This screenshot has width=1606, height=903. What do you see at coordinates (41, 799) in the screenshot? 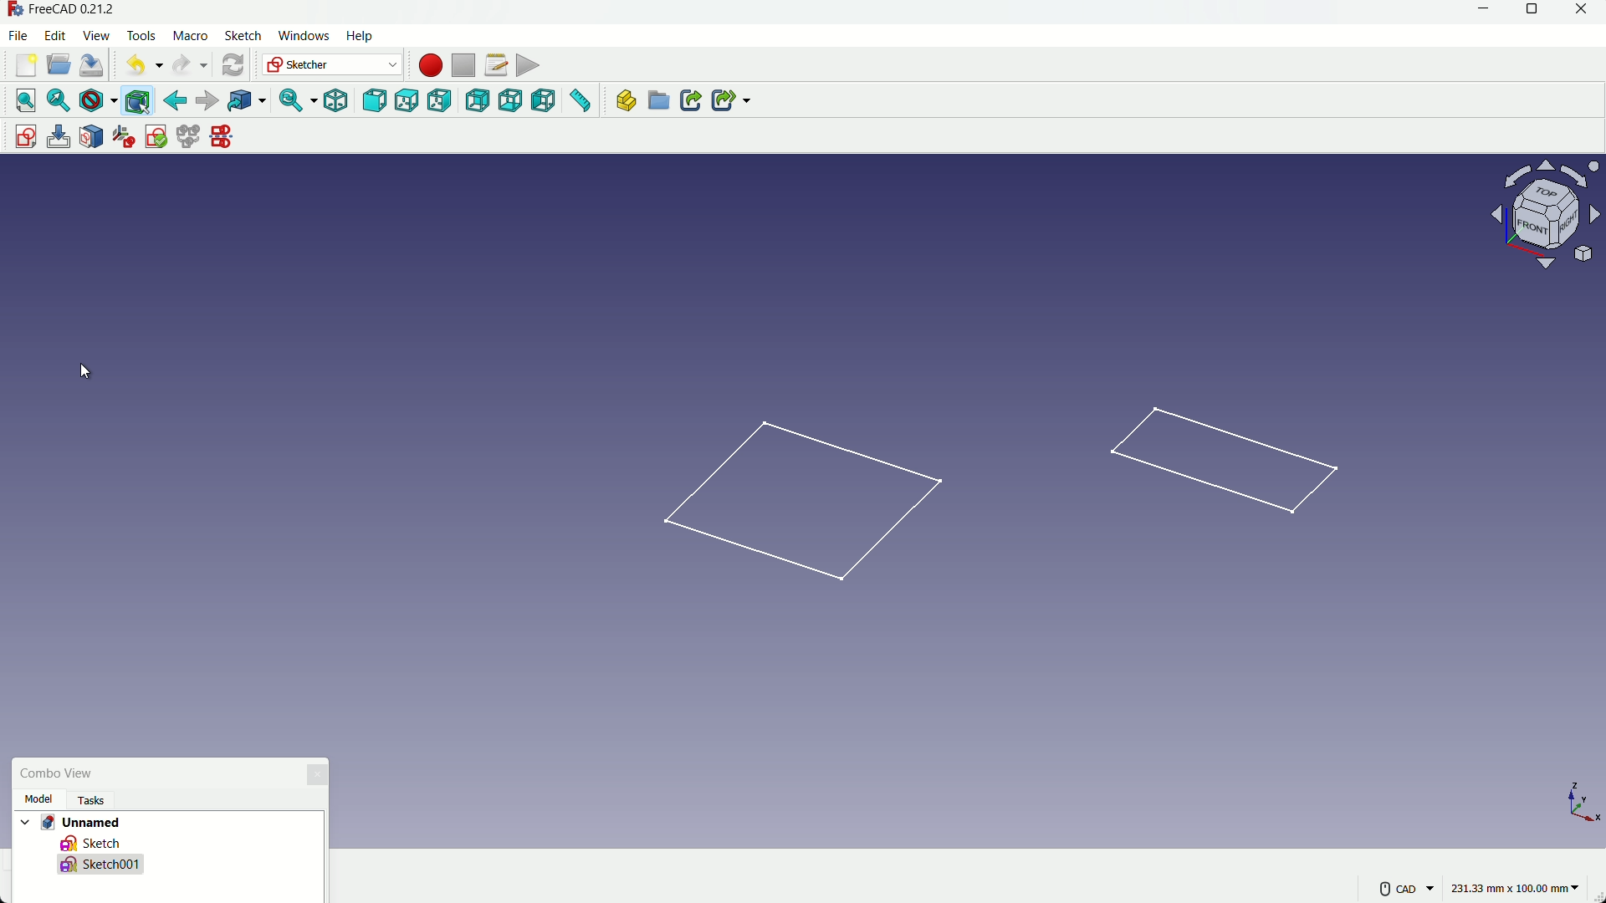
I see `model tab` at bounding box center [41, 799].